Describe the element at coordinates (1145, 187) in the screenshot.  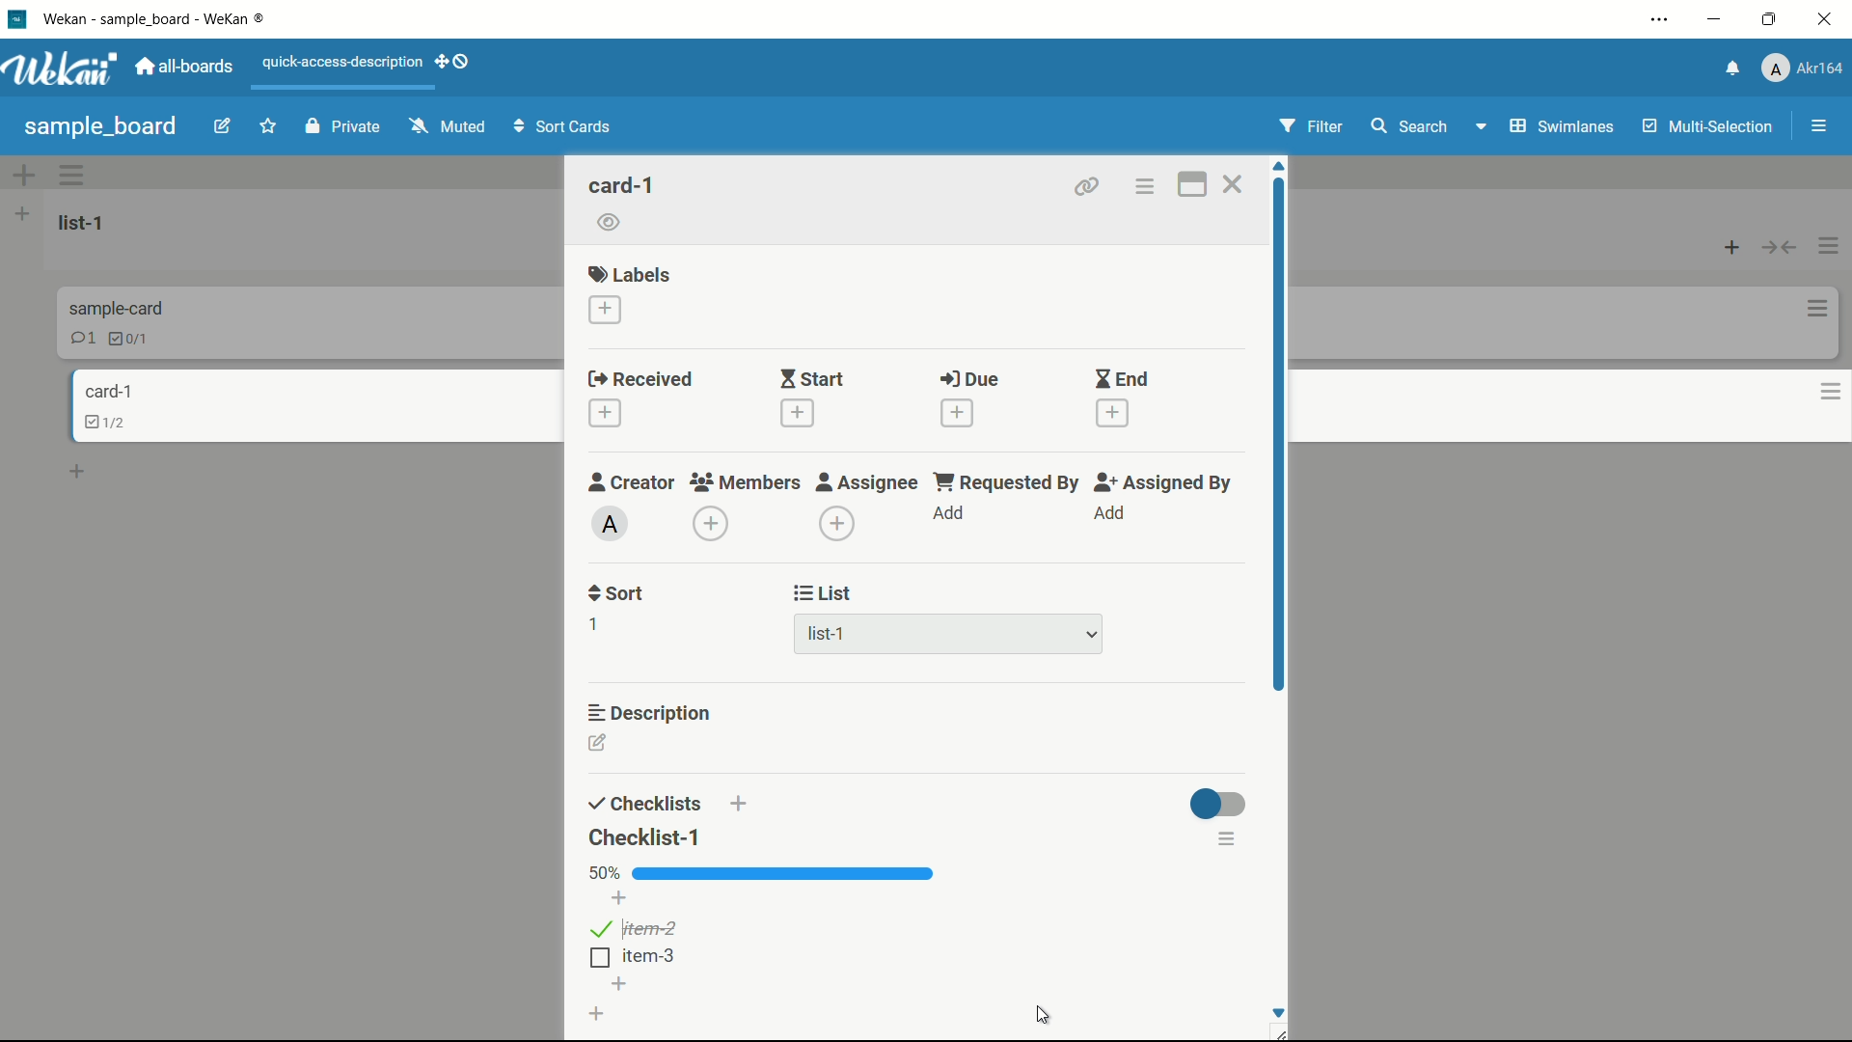
I see `card actions` at that location.